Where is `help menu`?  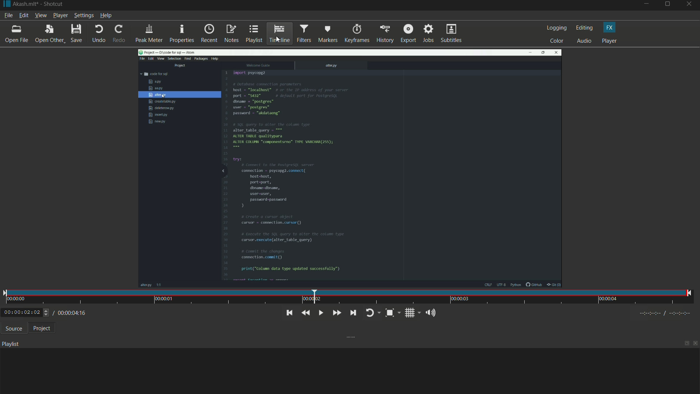 help menu is located at coordinates (106, 15).